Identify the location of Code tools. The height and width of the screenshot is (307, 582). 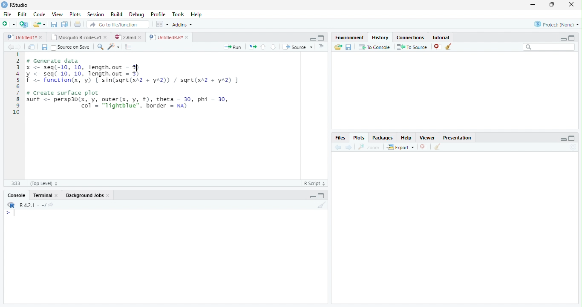
(114, 46).